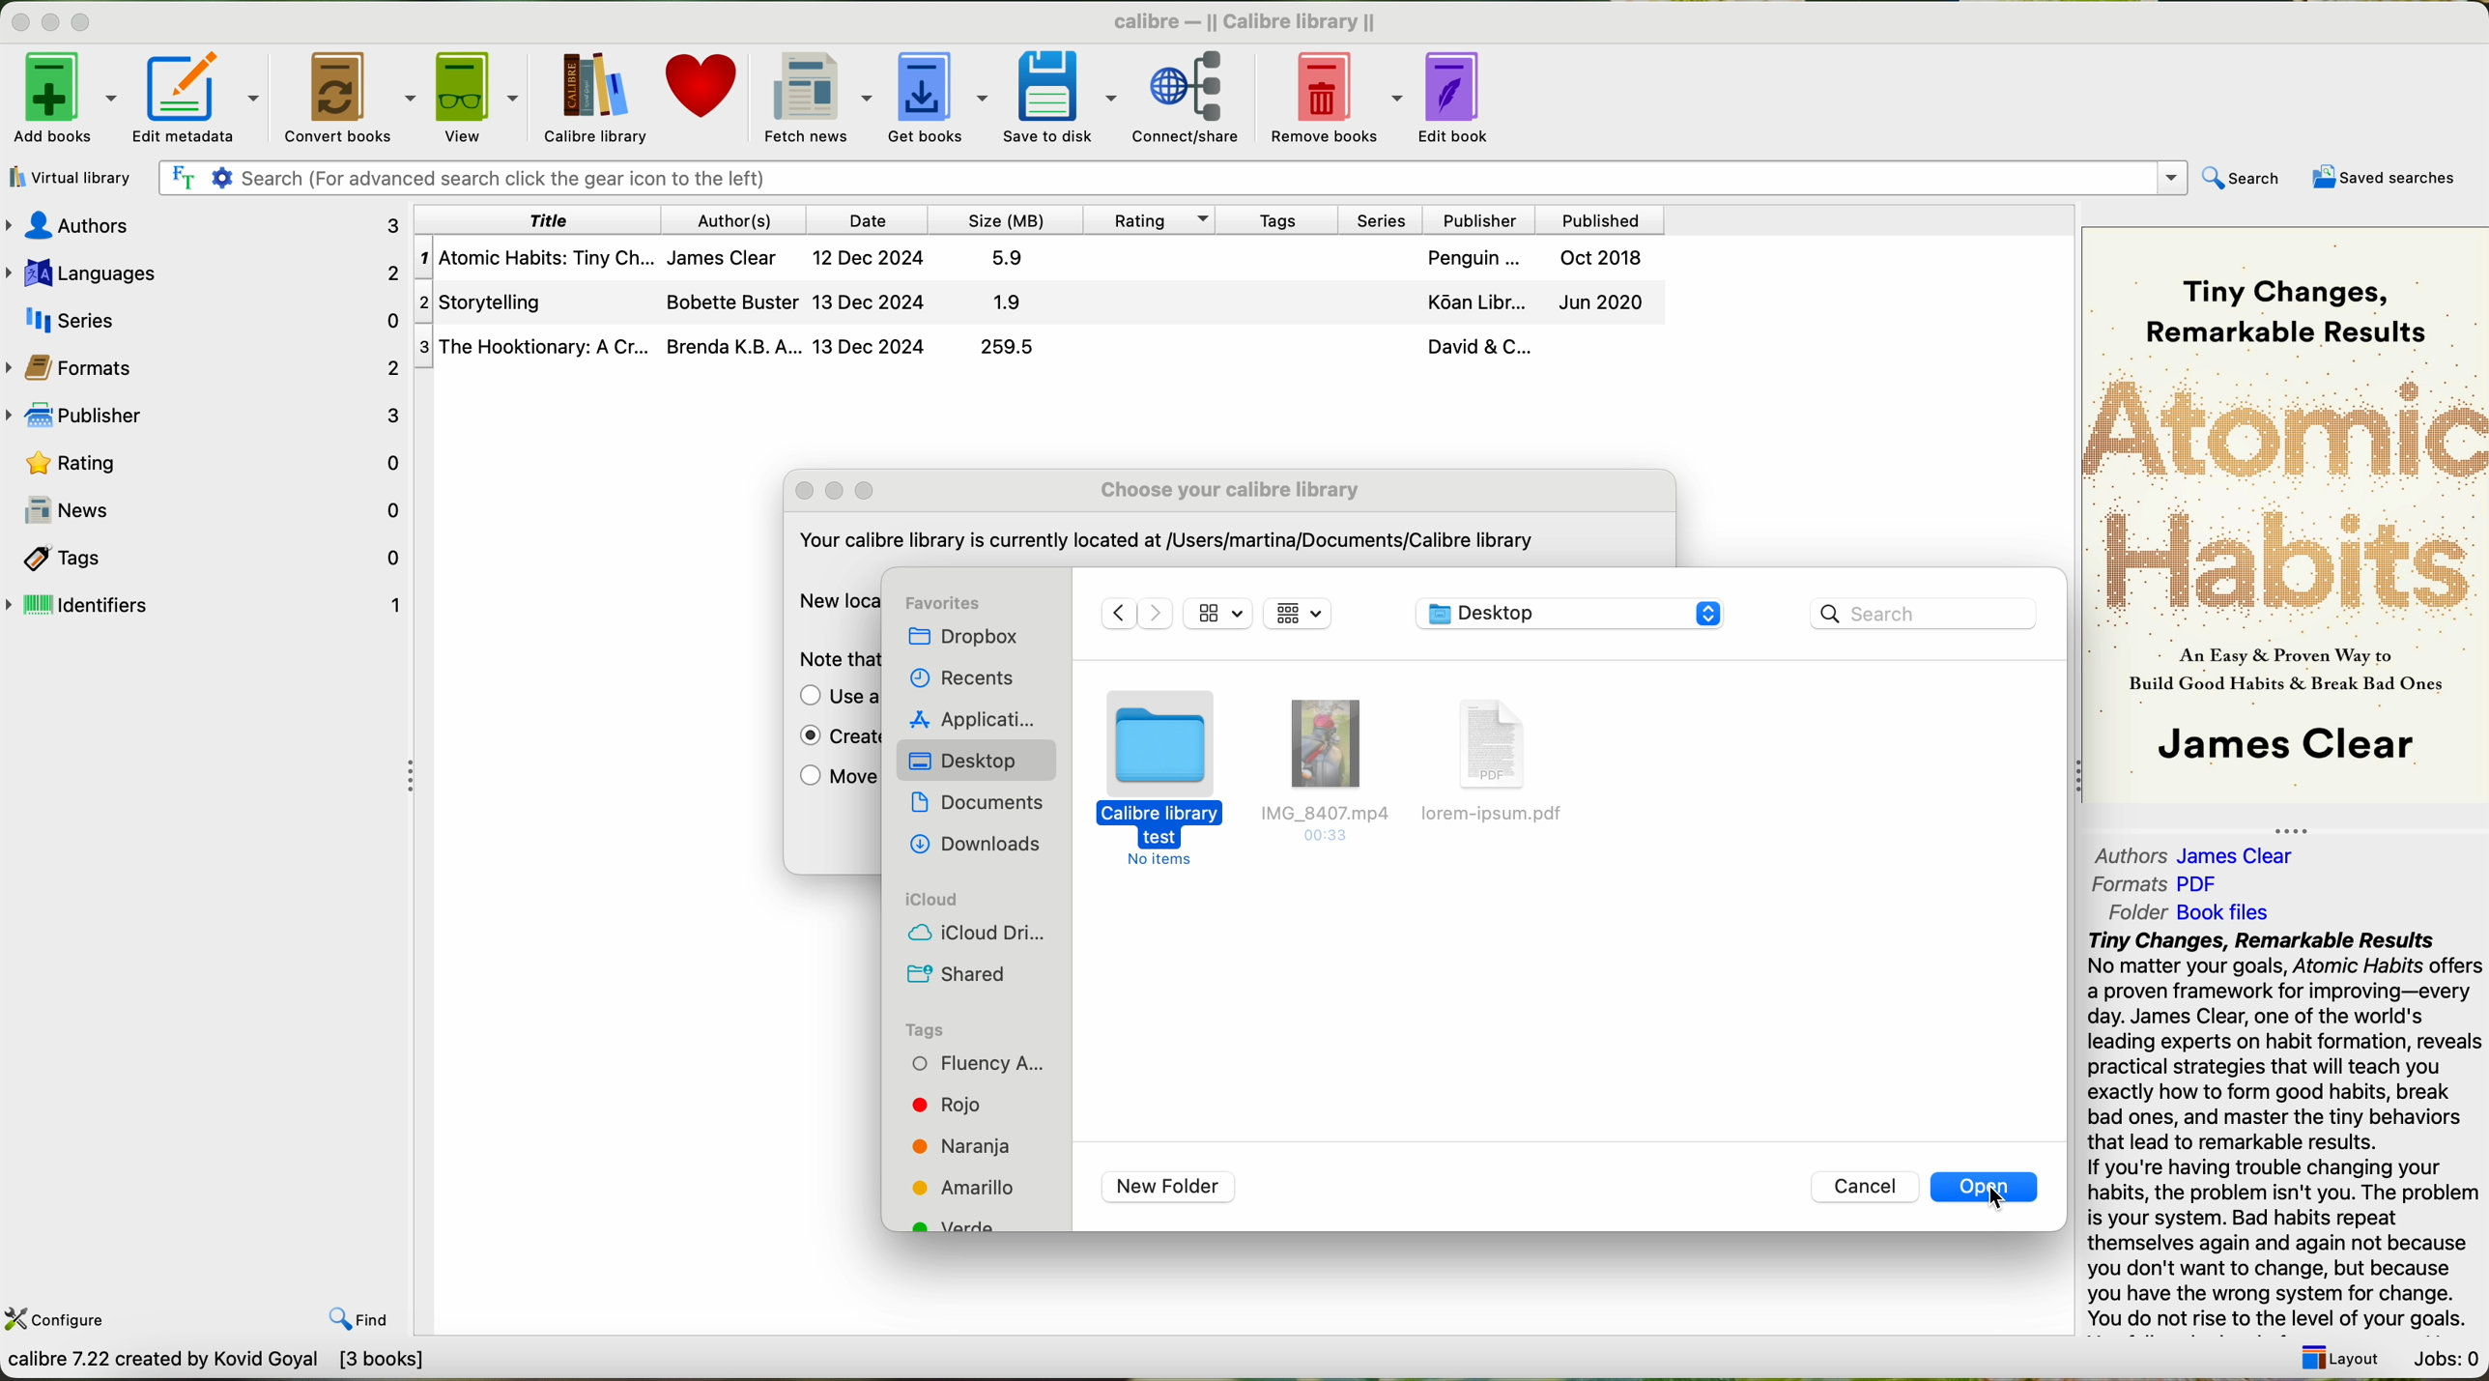 Image resolution: width=2489 pixels, height=1381 pixels. I want to click on documents, so click(983, 805).